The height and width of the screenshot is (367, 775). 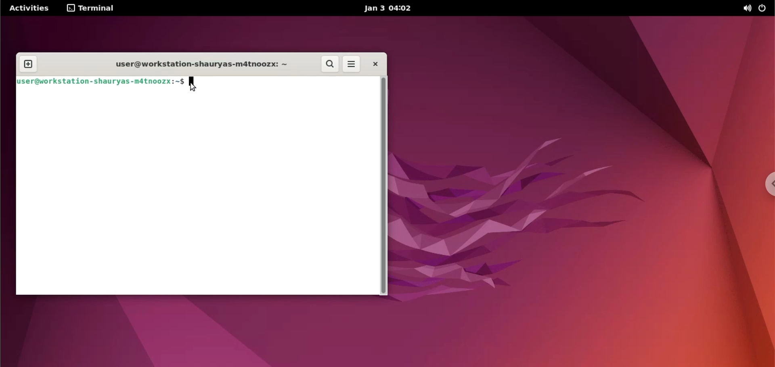 I want to click on more options, so click(x=352, y=64).